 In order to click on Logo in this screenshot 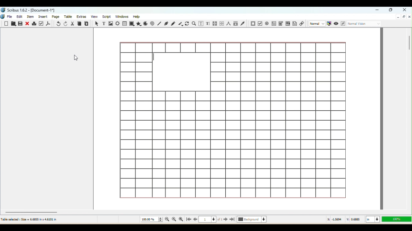, I will do `click(3, 17)`.